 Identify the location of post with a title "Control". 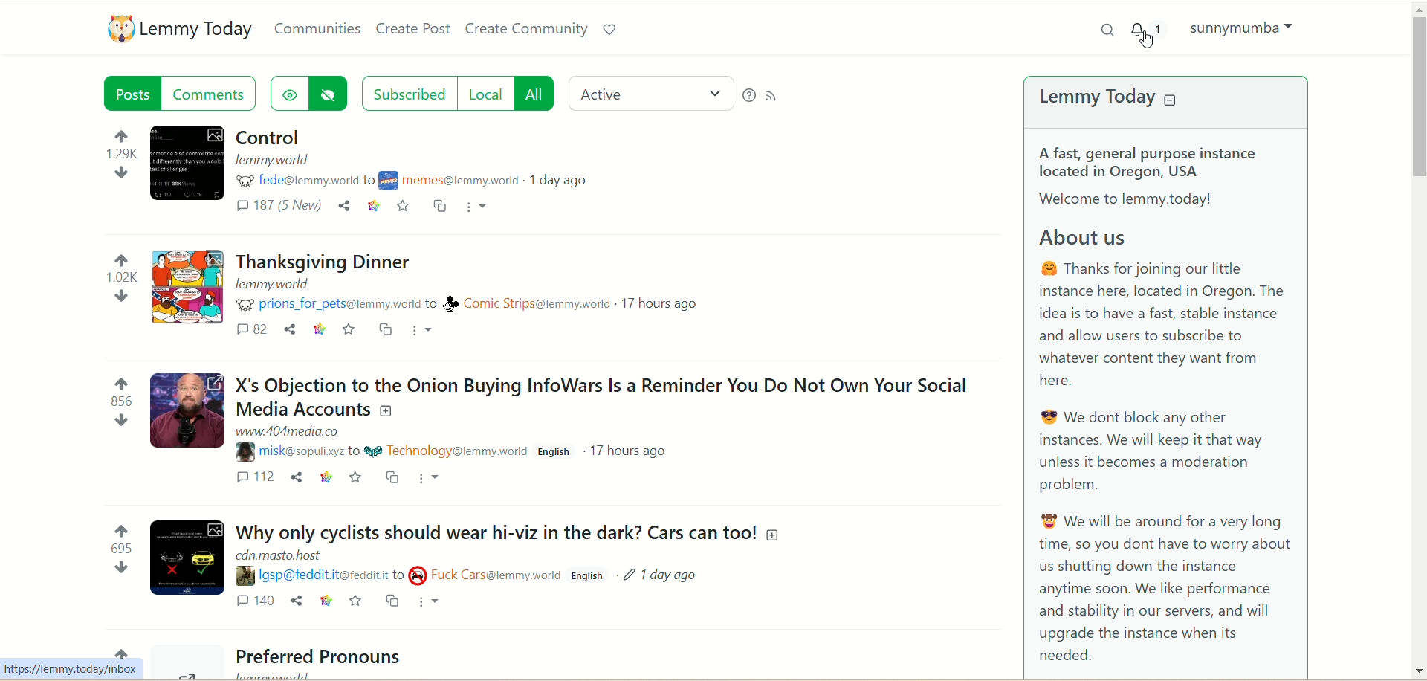
(331, 157).